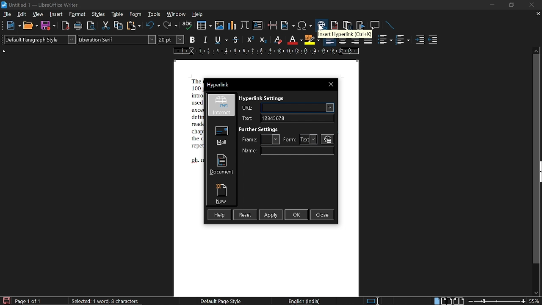 The image size is (542, 305). Describe the element at coordinates (261, 98) in the screenshot. I see `hyperlink settings` at that location.